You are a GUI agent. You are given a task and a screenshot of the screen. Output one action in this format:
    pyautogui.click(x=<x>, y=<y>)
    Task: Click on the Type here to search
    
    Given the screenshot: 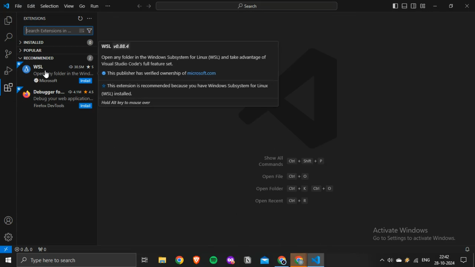 What is the action you would take?
    pyautogui.click(x=76, y=260)
    